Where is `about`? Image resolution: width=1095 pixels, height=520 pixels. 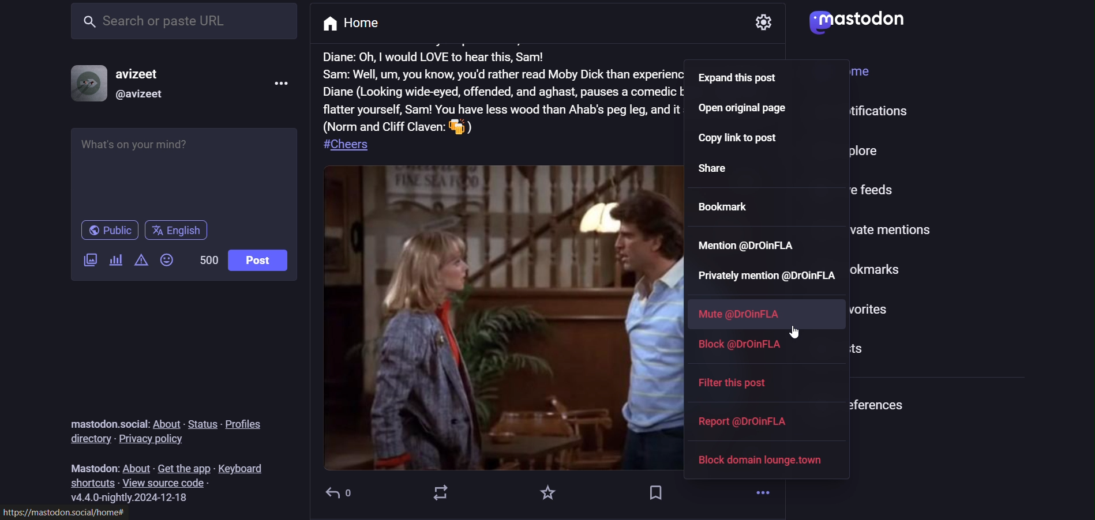
about is located at coordinates (168, 419).